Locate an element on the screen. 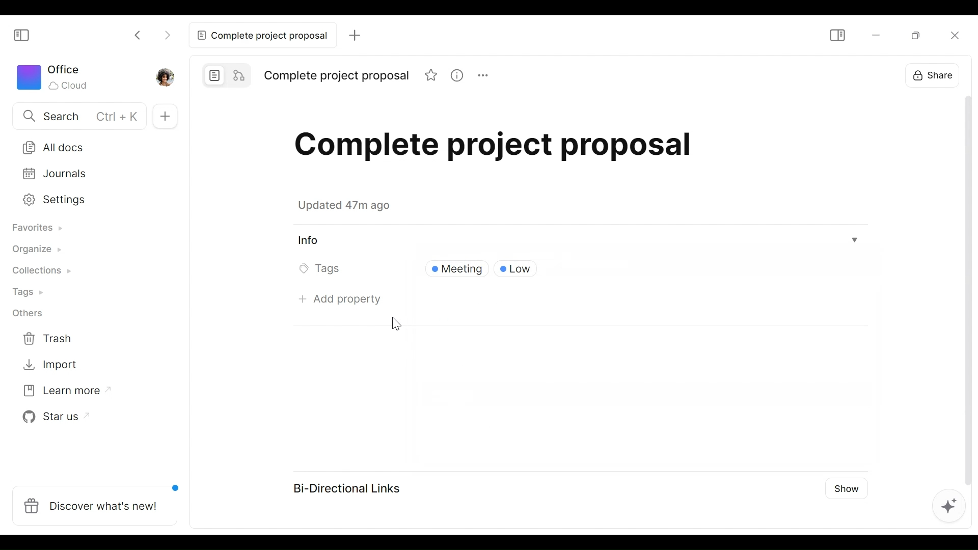  Show/Hide Sidebar is located at coordinates (26, 36).